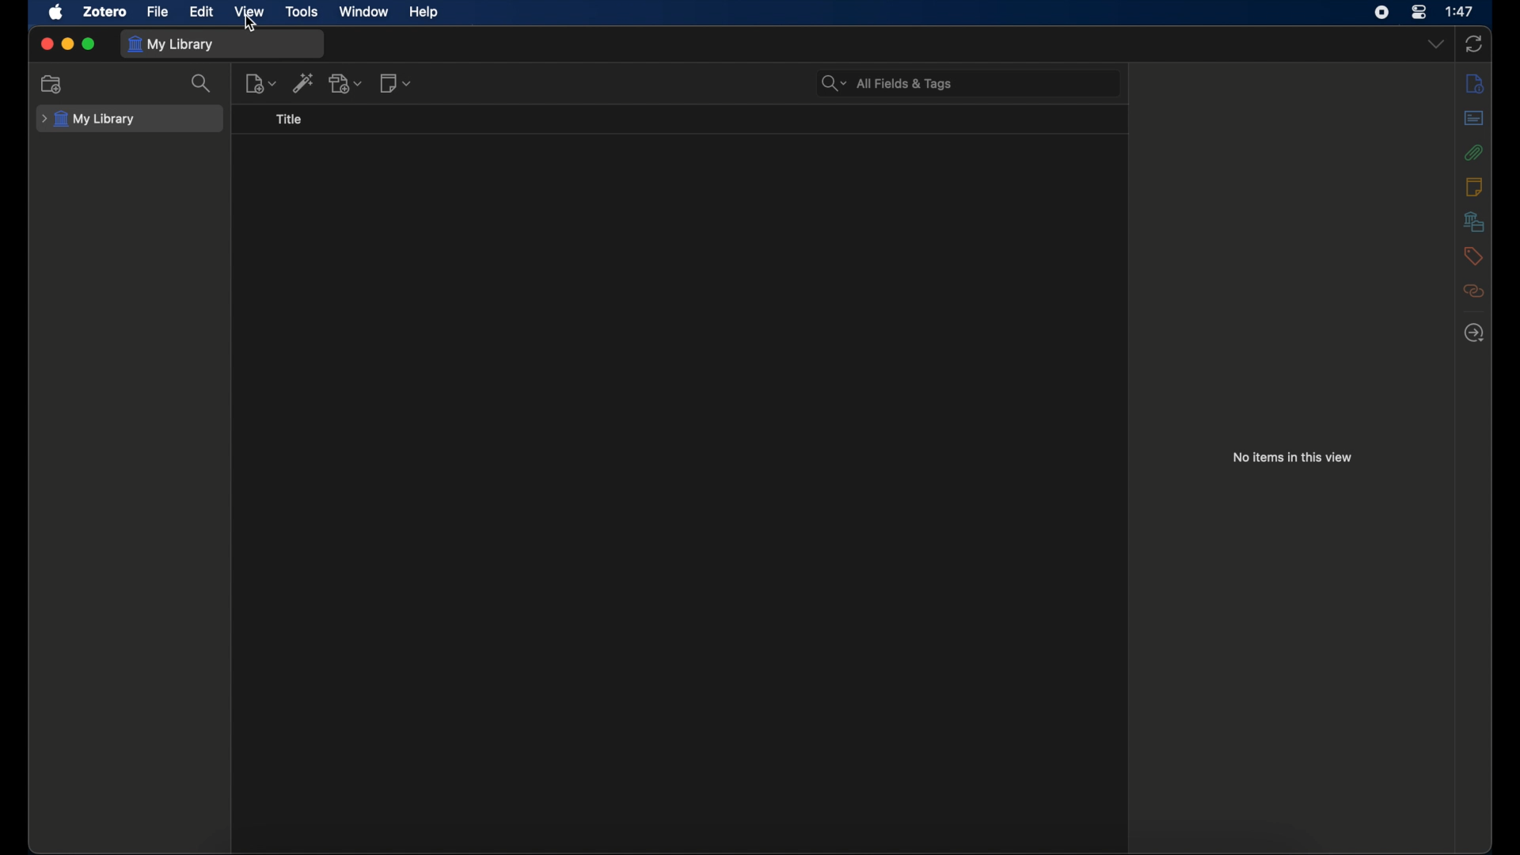  Describe the element at coordinates (1381, 12) in the screenshot. I see `screen recorder` at that location.